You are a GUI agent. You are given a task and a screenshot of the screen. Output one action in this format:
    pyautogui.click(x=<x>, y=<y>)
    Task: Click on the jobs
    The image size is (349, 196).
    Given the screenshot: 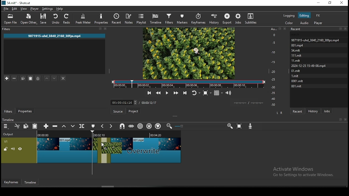 What is the action you would take?
    pyautogui.click(x=239, y=19)
    